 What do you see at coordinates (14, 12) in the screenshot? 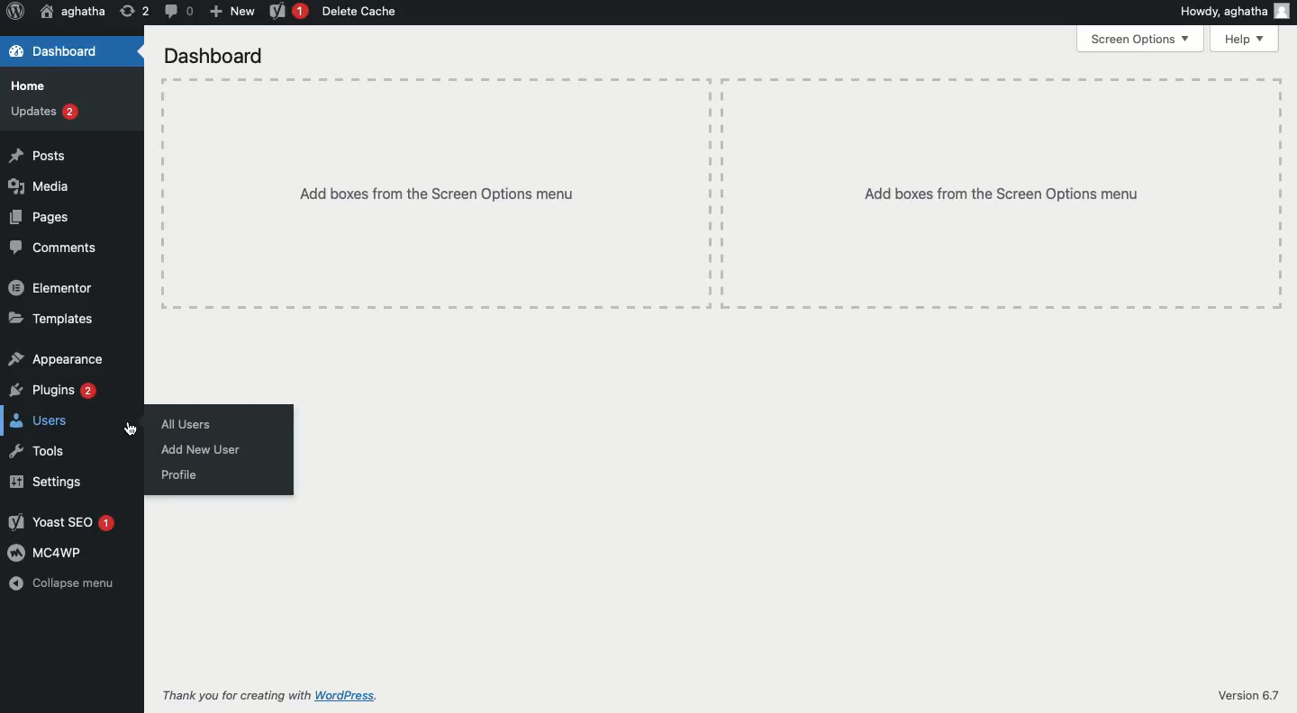
I see `Logo` at bounding box center [14, 12].